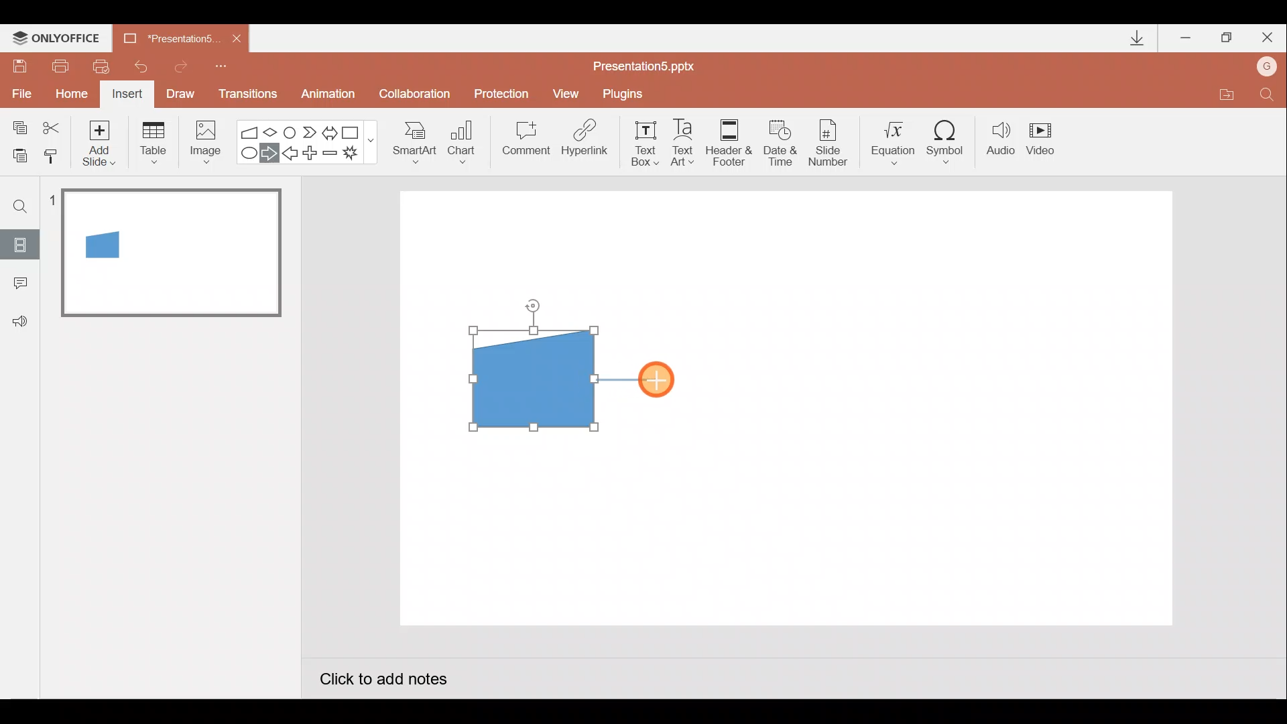 The image size is (1287, 724). I want to click on Chevron, so click(311, 133).